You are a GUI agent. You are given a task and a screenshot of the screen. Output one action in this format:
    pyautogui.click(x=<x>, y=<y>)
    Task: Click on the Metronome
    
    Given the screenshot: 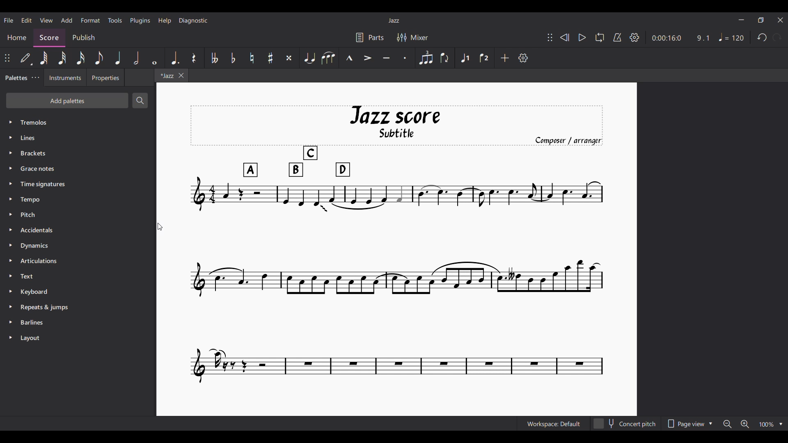 What is the action you would take?
    pyautogui.click(x=617, y=37)
    